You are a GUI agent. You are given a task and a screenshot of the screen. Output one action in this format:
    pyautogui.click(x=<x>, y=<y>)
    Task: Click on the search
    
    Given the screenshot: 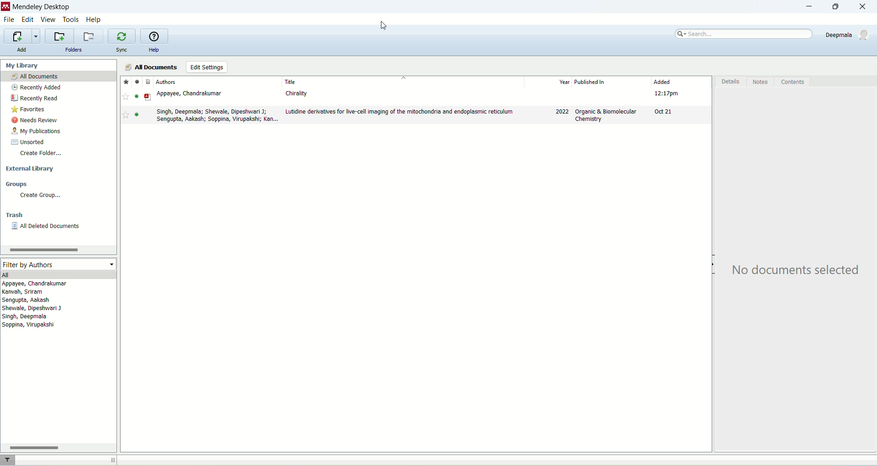 What is the action you would take?
    pyautogui.click(x=744, y=34)
    